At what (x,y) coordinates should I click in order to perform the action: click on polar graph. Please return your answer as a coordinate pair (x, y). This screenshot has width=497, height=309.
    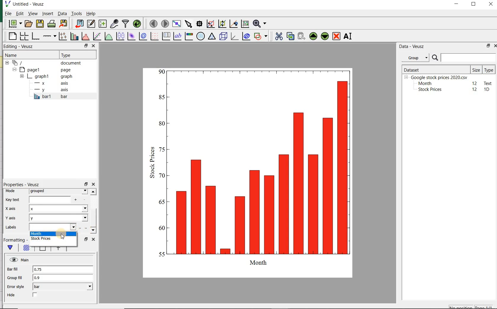
    Looking at the image, I should click on (200, 36).